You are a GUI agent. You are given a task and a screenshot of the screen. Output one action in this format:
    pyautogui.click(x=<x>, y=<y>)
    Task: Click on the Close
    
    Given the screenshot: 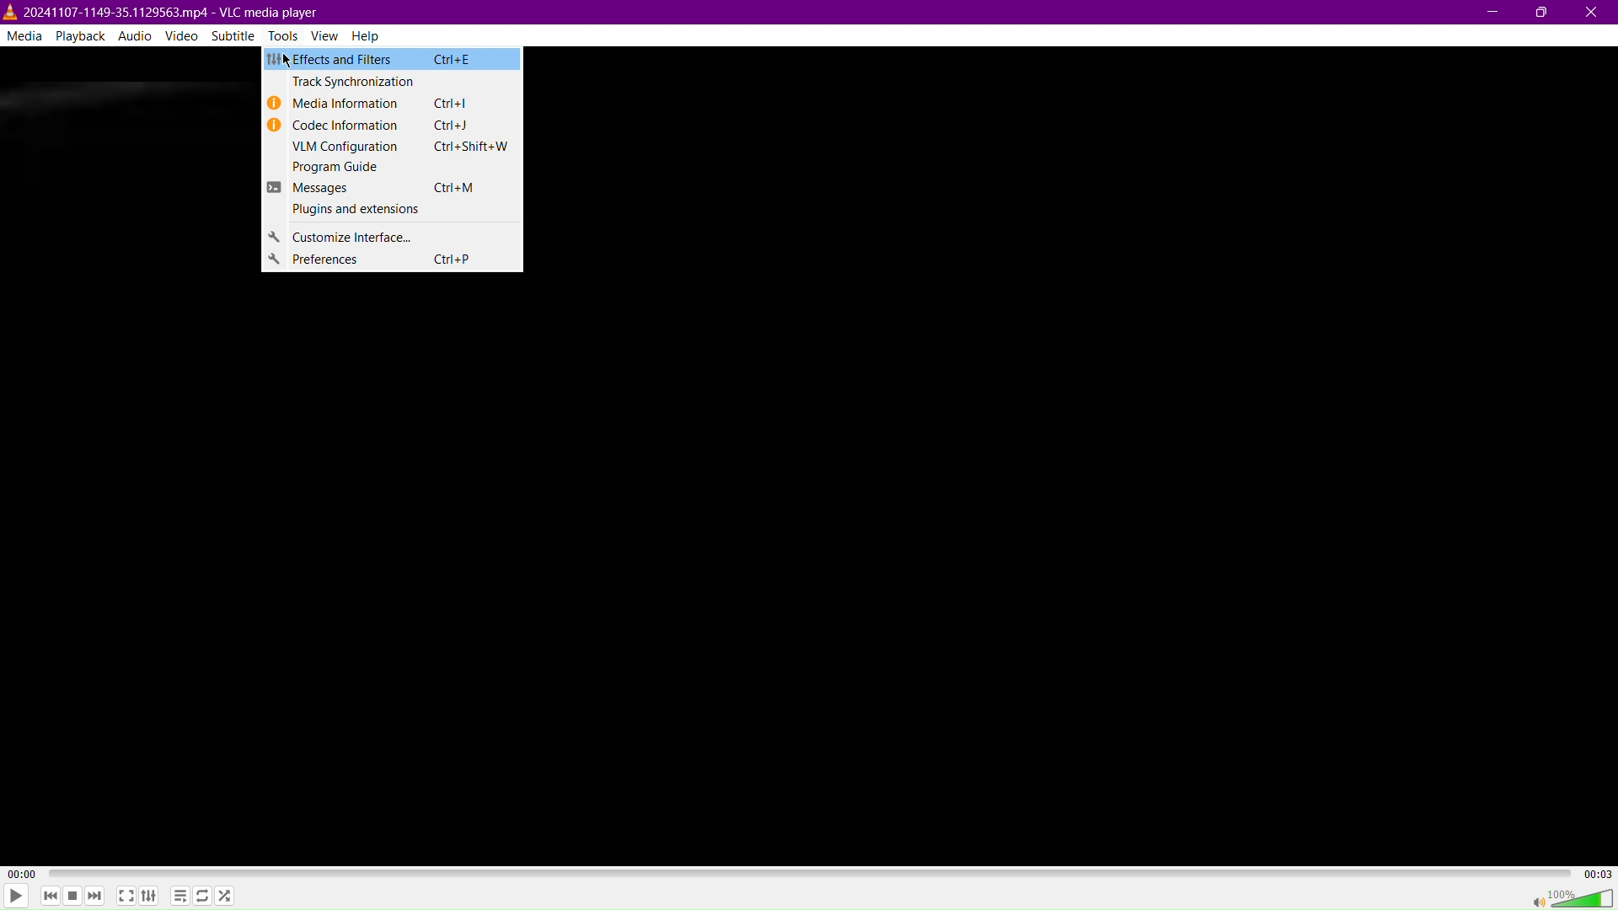 What is the action you would take?
    pyautogui.click(x=1594, y=13)
    